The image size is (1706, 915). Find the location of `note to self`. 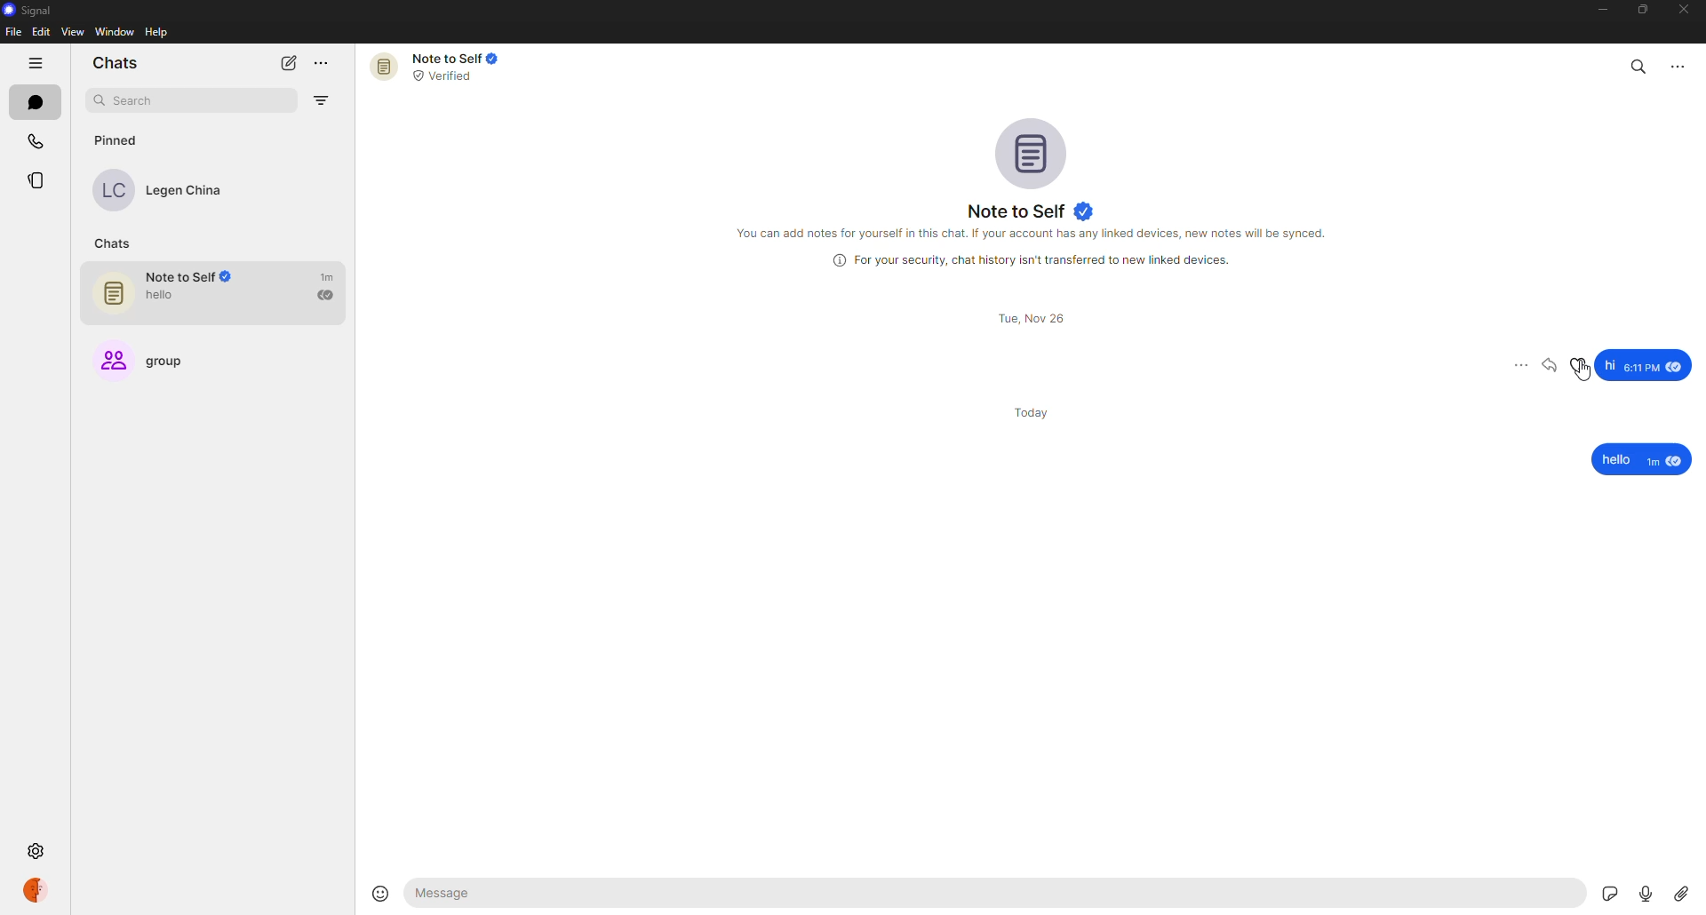

note to self is located at coordinates (441, 66).